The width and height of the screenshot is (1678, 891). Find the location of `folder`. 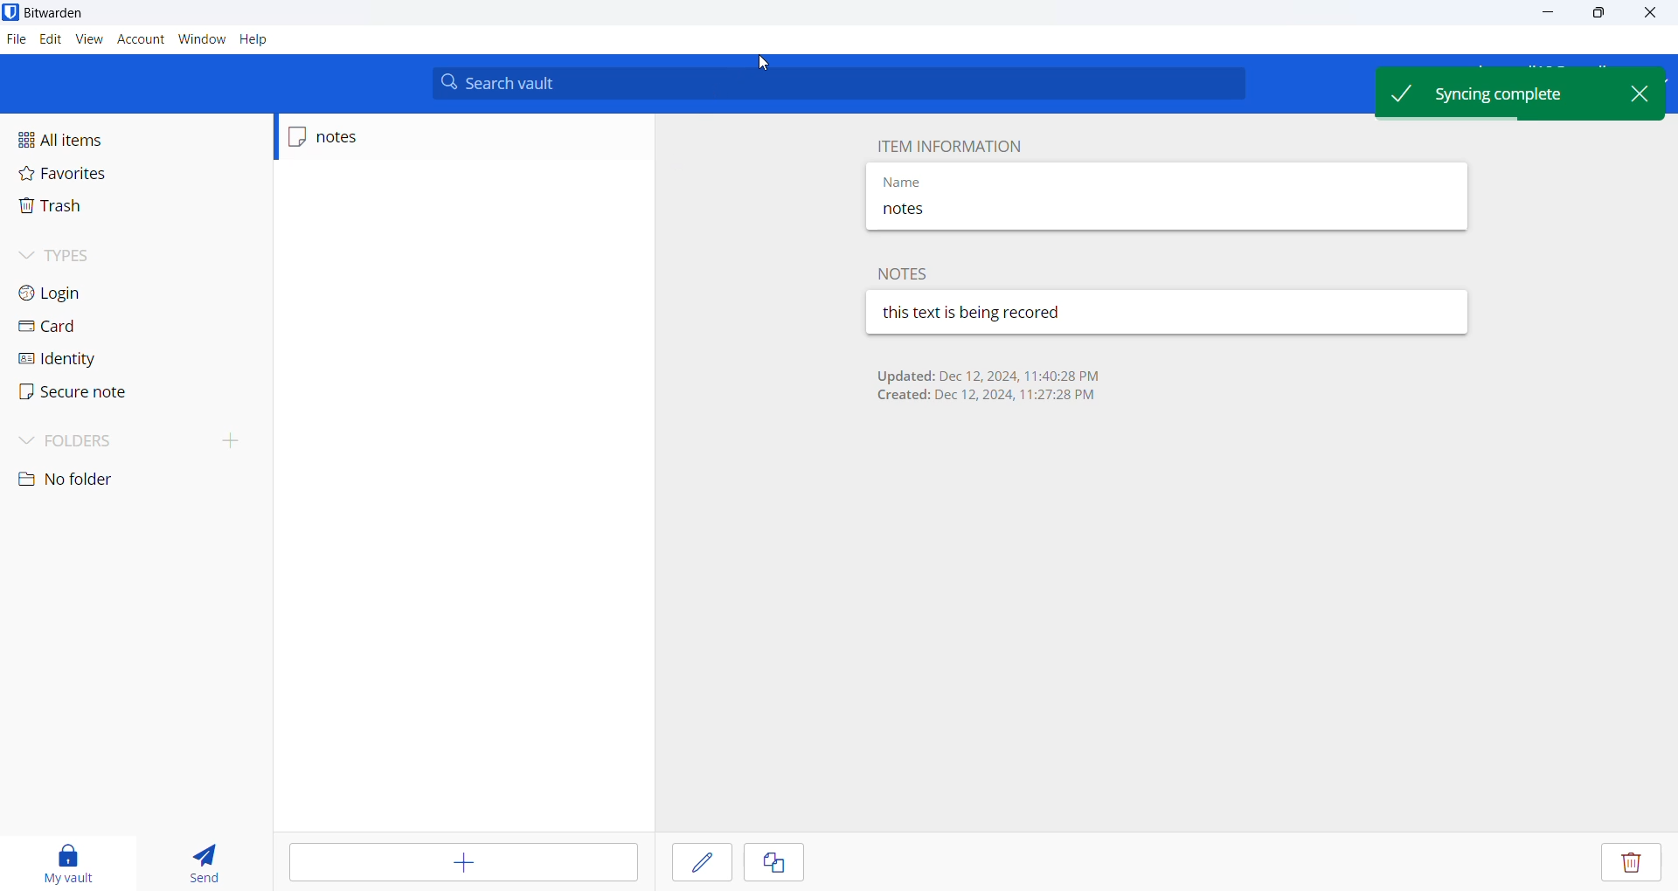

folder is located at coordinates (128, 439).